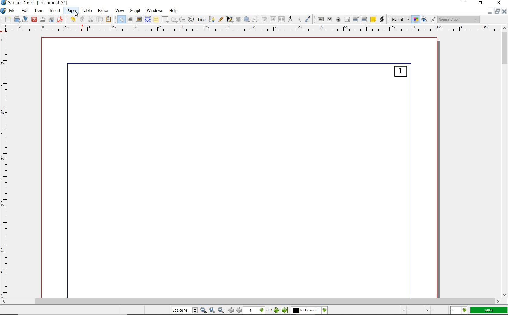 Image resolution: width=508 pixels, height=315 pixels. Describe the element at coordinates (299, 20) in the screenshot. I see `copy item properties` at that location.